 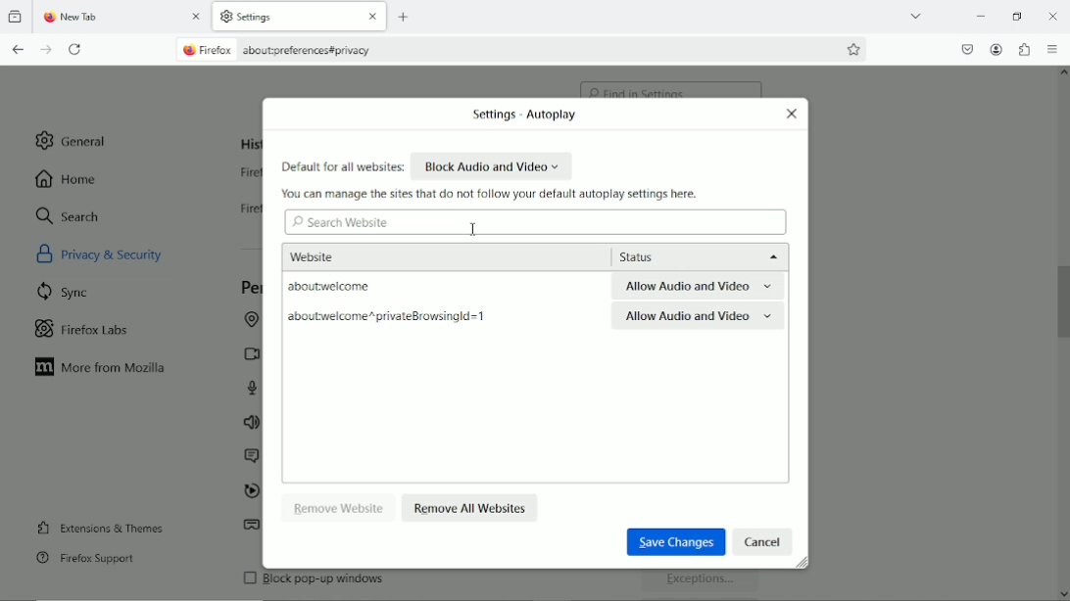 What do you see at coordinates (1053, 50) in the screenshot?
I see `Open application menu` at bounding box center [1053, 50].